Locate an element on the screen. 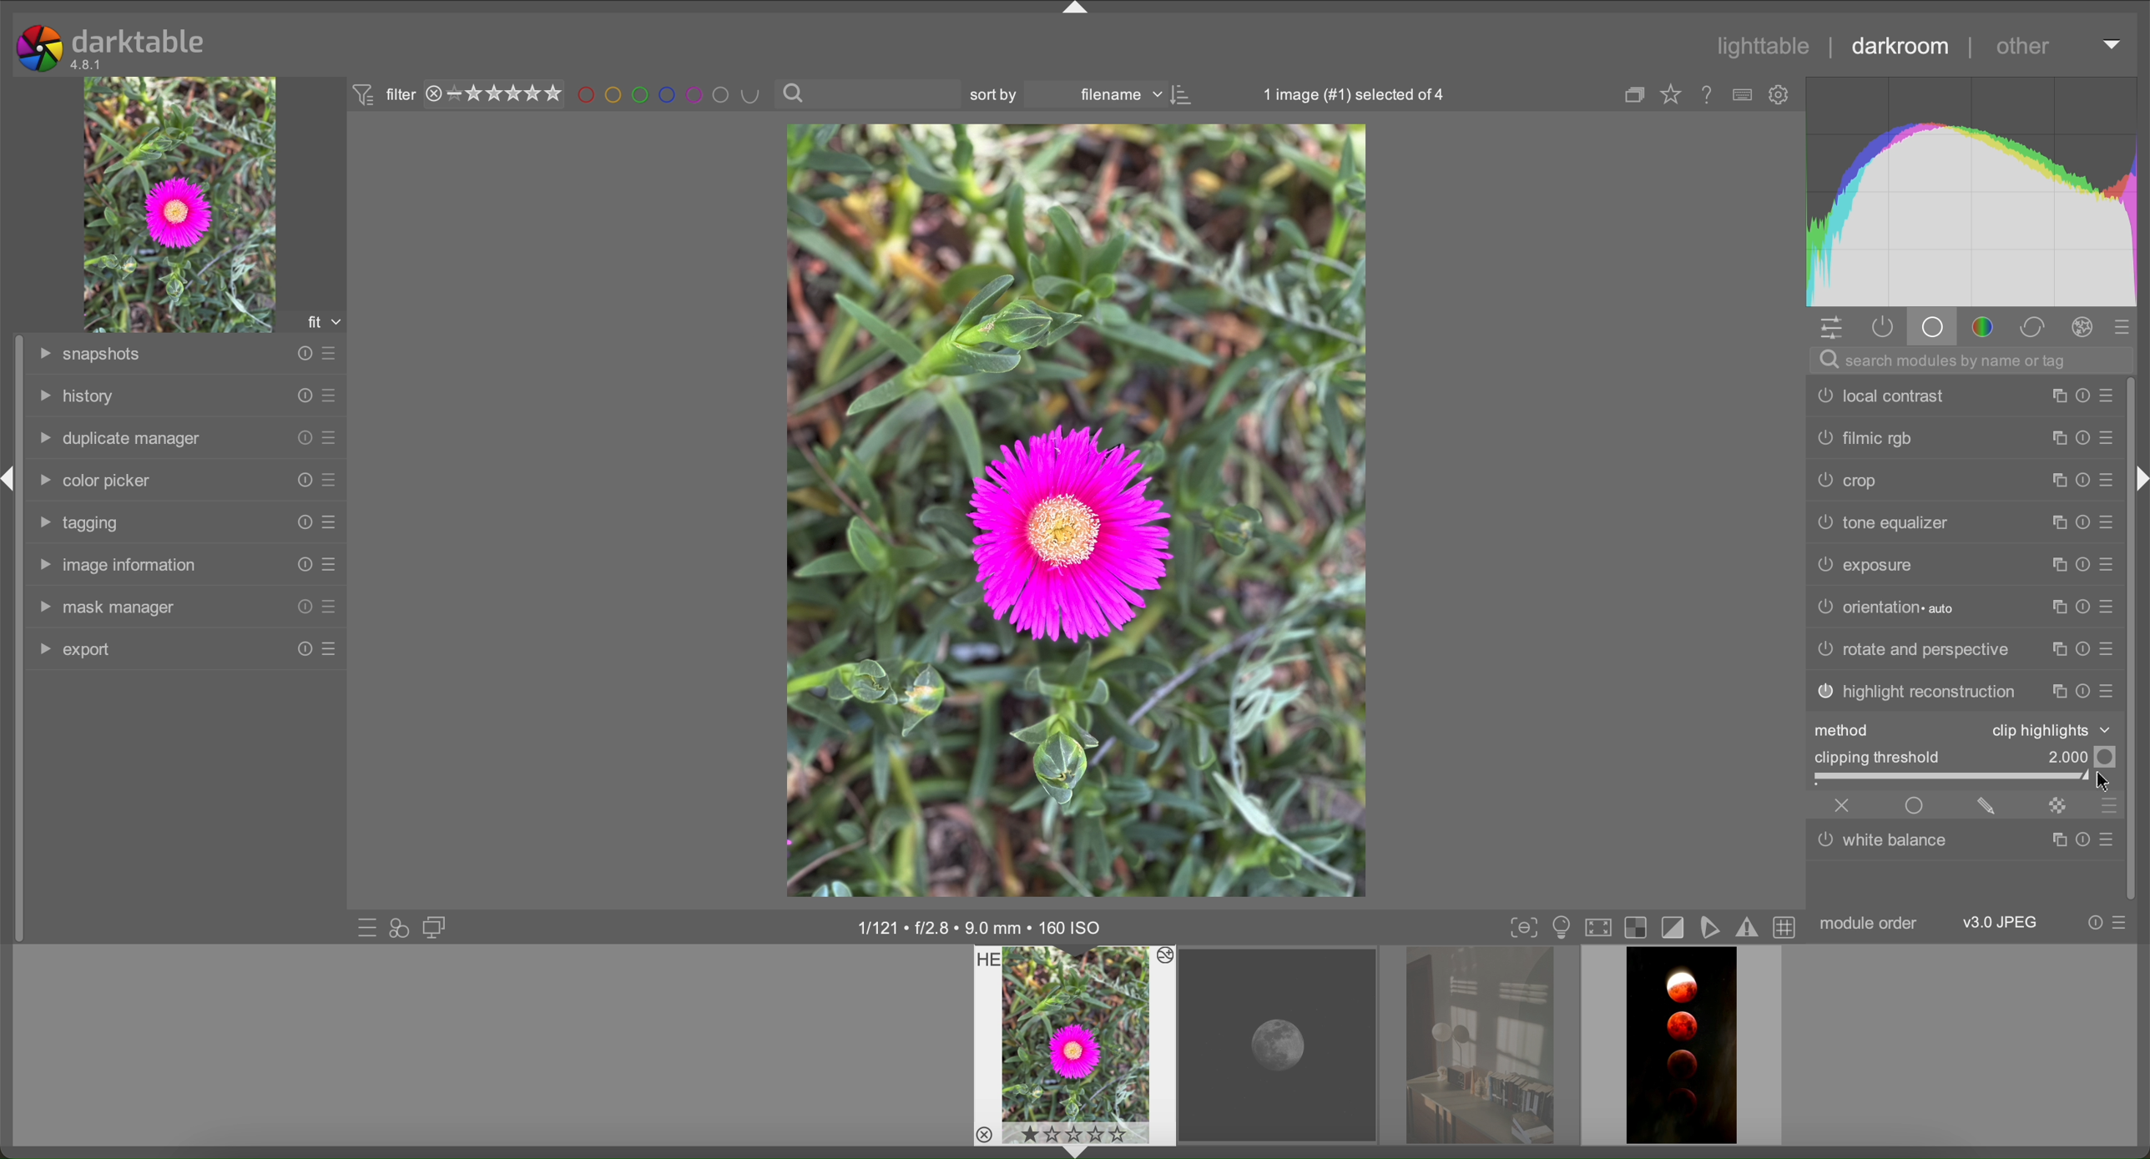 The height and width of the screenshot is (1159, 2150). color chart is located at coordinates (1974, 189).